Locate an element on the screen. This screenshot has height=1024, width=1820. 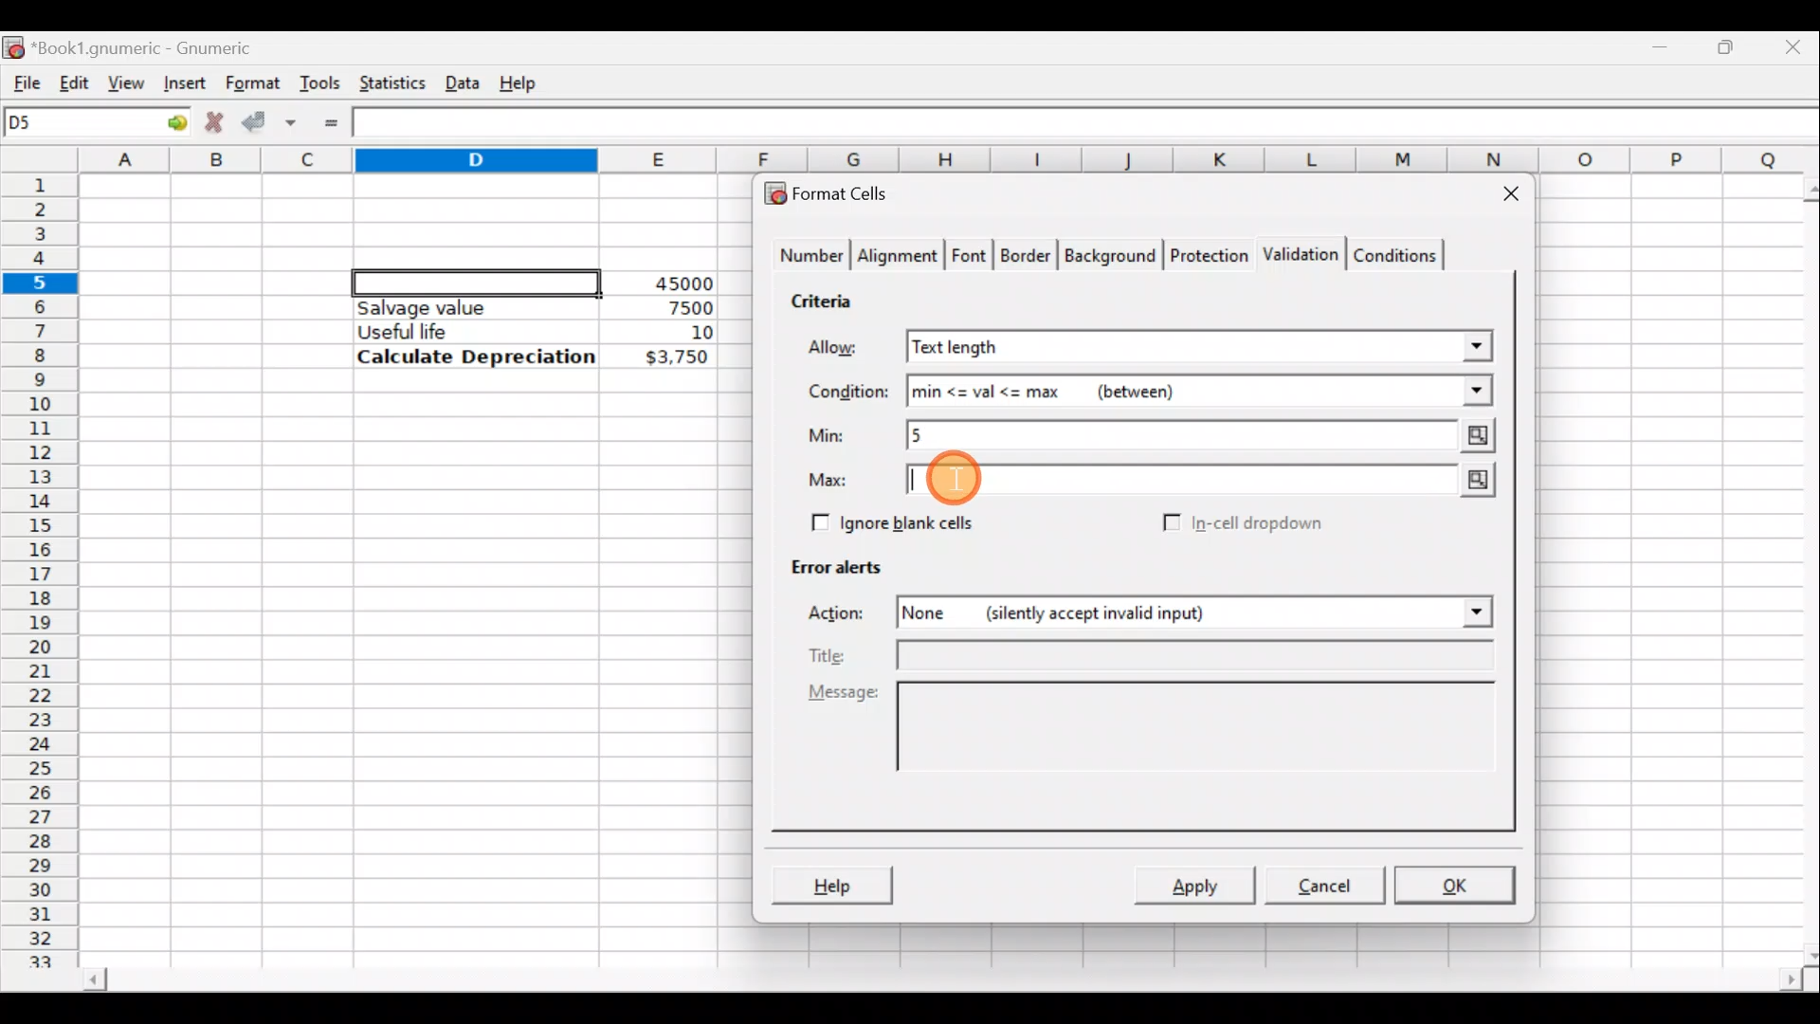
Conditions drop down is located at coordinates (1457, 391).